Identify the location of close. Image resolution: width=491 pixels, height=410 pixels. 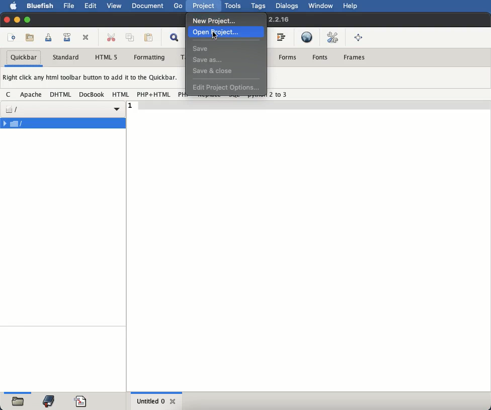
(174, 402).